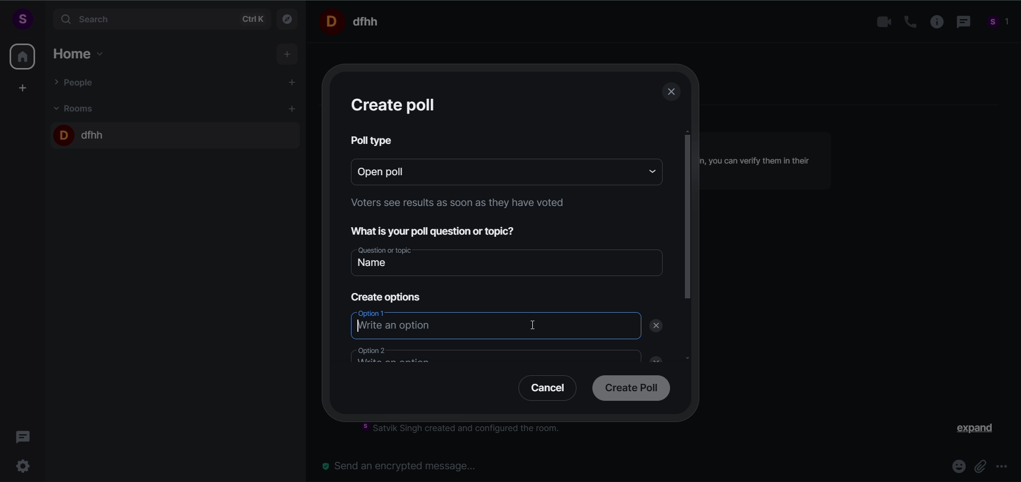  What do you see at coordinates (968, 431) in the screenshot?
I see `Expand` at bounding box center [968, 431].